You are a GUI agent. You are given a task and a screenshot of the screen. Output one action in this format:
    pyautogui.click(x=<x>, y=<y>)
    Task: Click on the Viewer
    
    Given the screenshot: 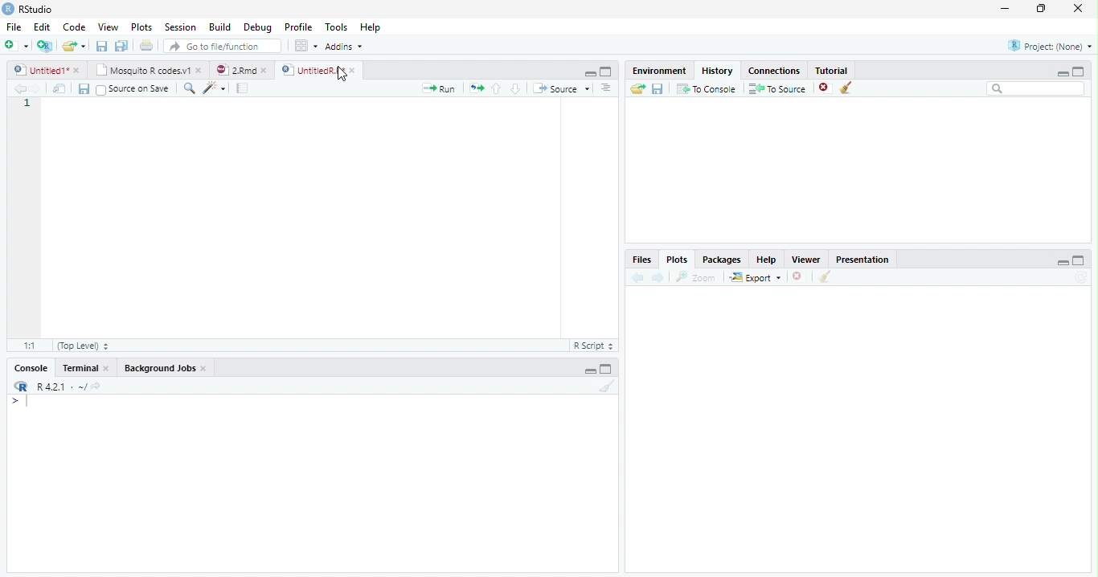 What is the action you would take?
    pyautogui.click(x=808, y=259)
    